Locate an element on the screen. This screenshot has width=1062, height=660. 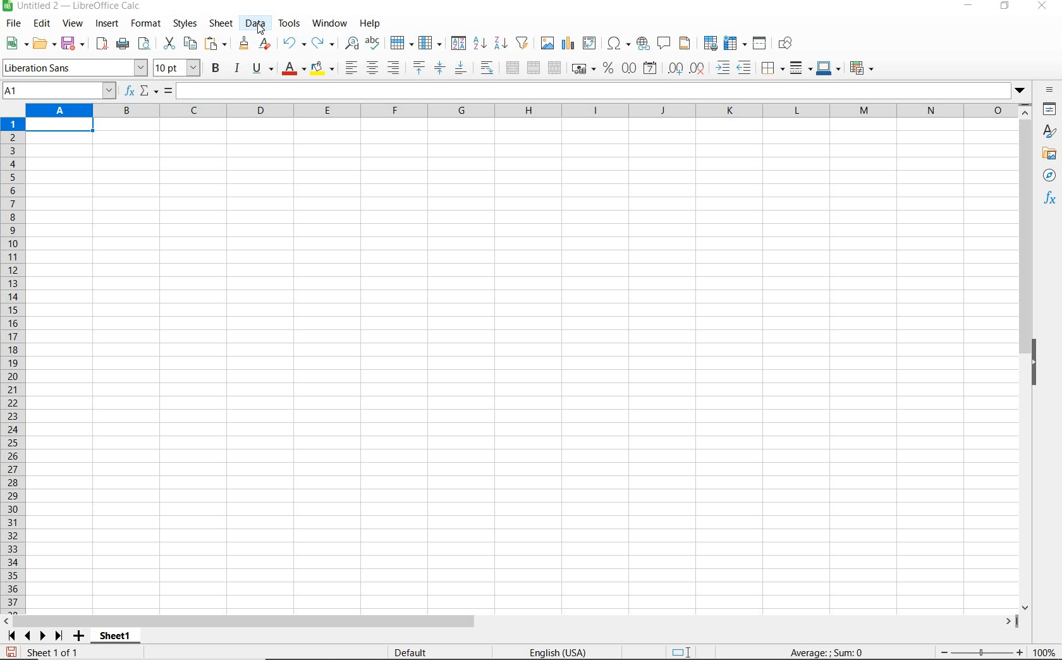
file is located at coordinates (11, 25).